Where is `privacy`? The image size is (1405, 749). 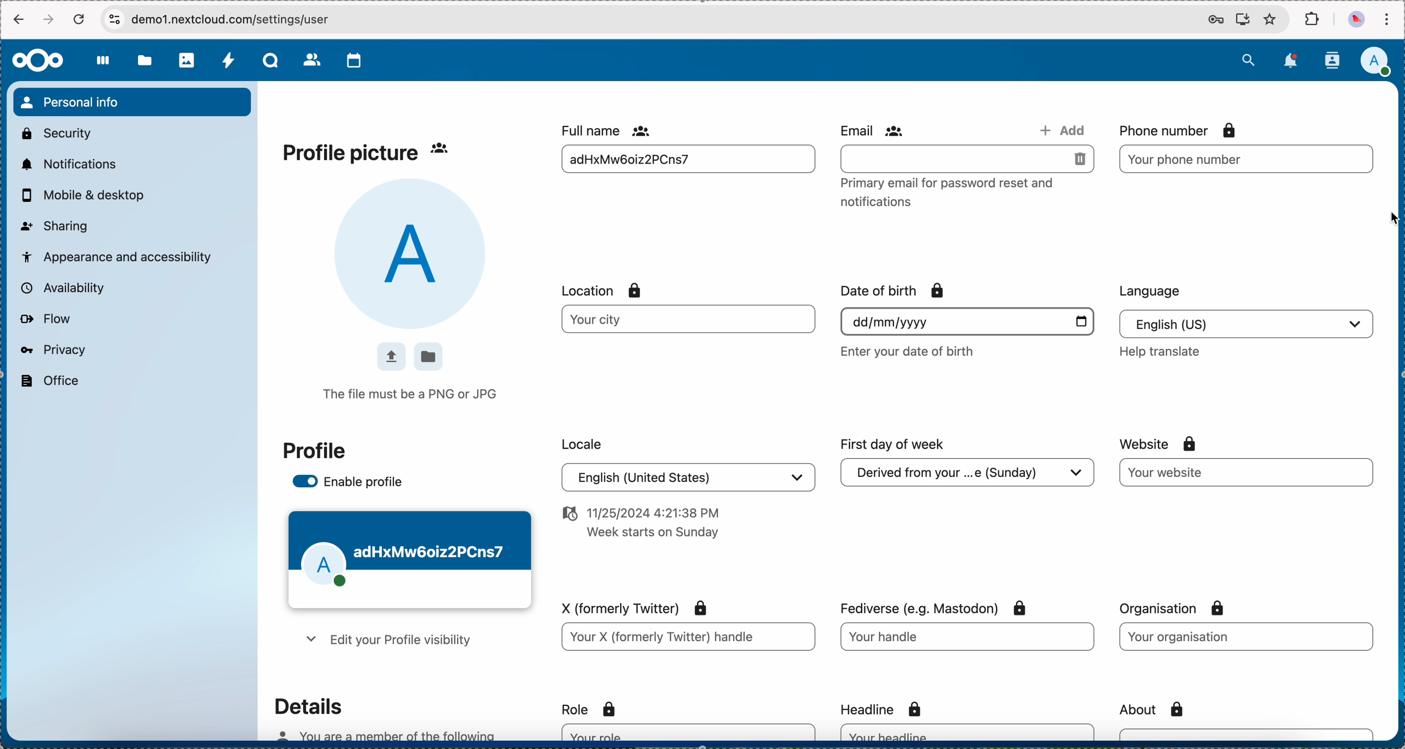
privacy is located at coordinates (52, 349).